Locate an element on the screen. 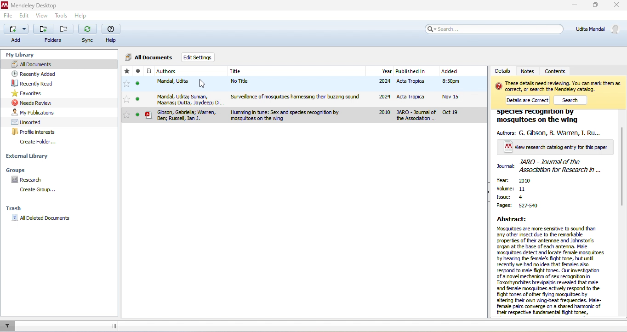 The height and width of the screenshot is (332, 627). remove is located at coordinates (63, 29).